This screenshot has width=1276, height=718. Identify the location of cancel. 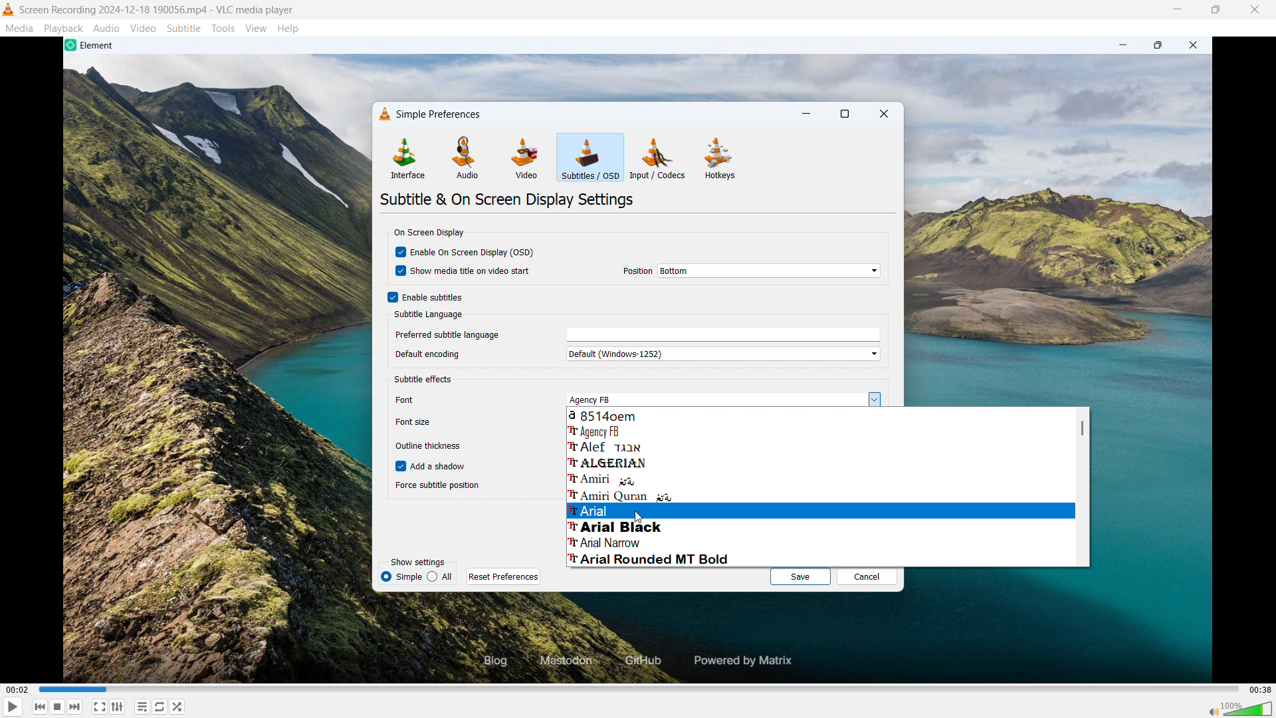
(868, 576).